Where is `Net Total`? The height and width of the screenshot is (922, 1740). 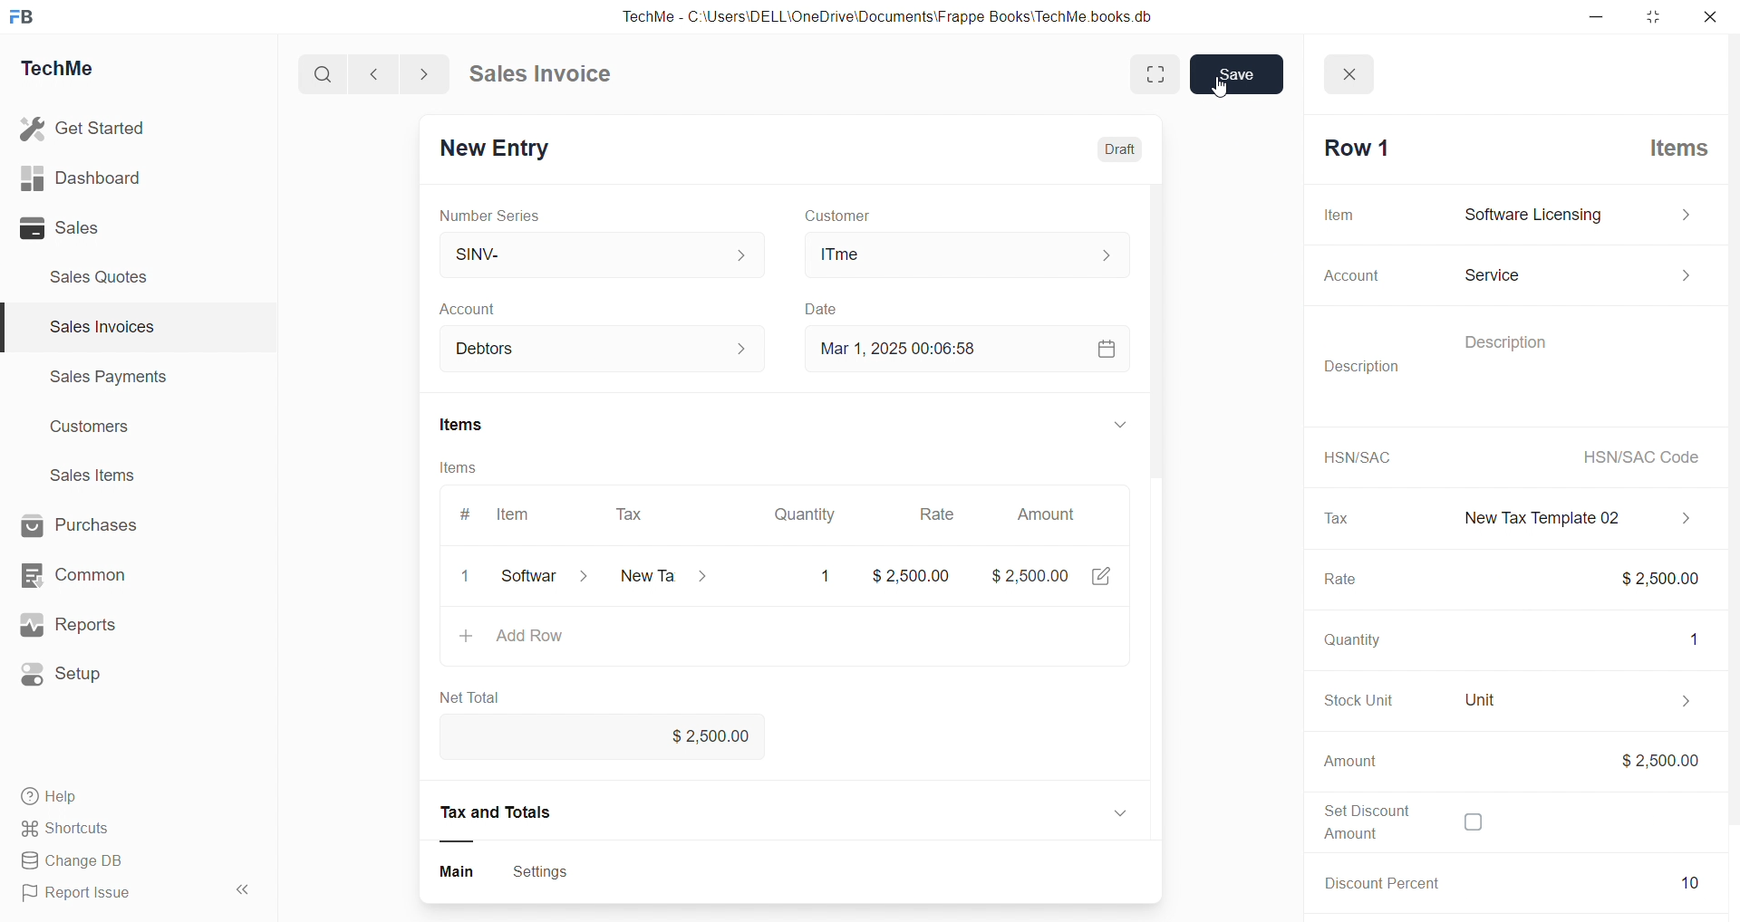
Net Total is located at coordinates (476, 697).